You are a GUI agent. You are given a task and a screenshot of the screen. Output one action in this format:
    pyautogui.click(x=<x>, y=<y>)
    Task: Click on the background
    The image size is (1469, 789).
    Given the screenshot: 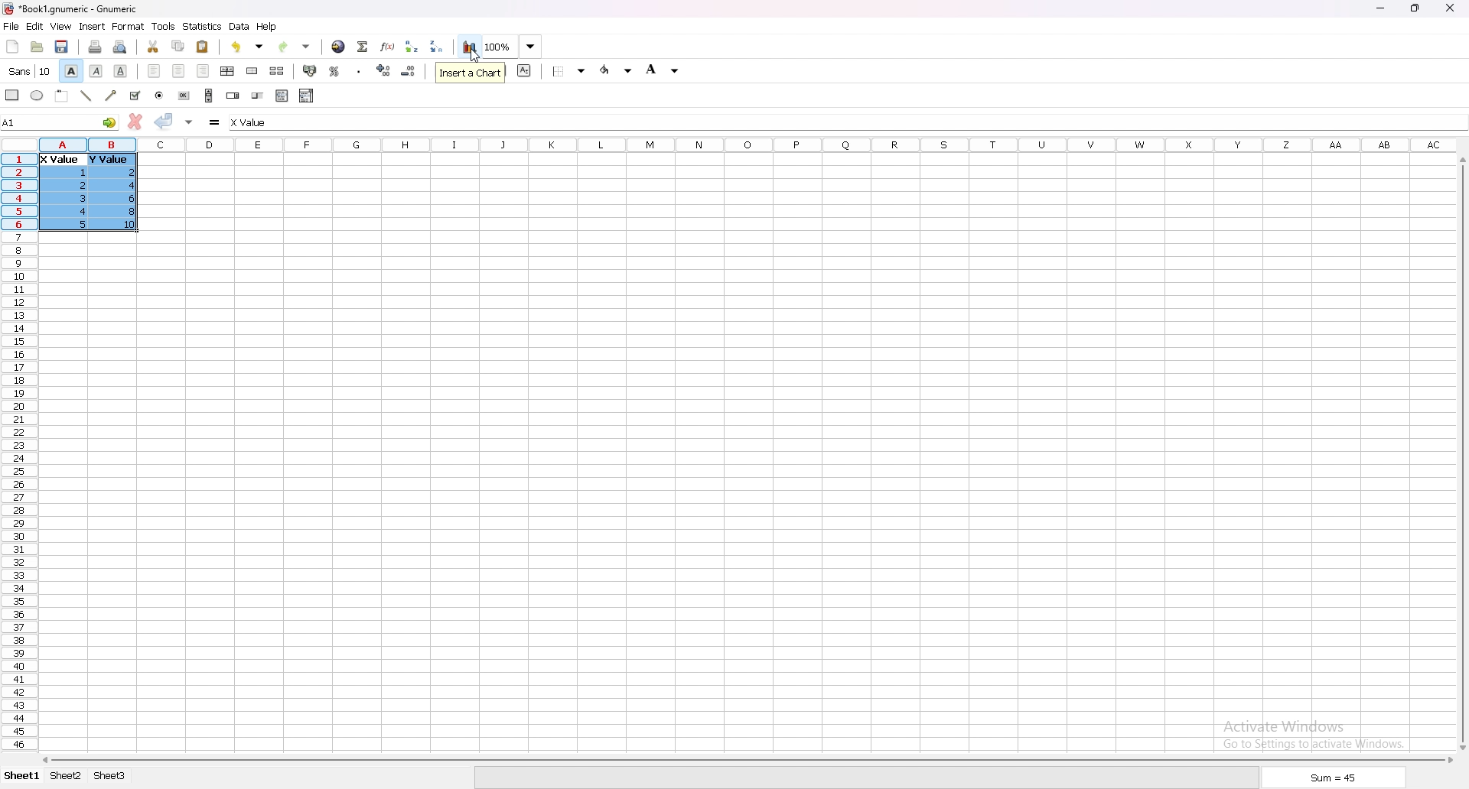 What is the action you would take?
    pyautogui.click(x=663, y=69)
    